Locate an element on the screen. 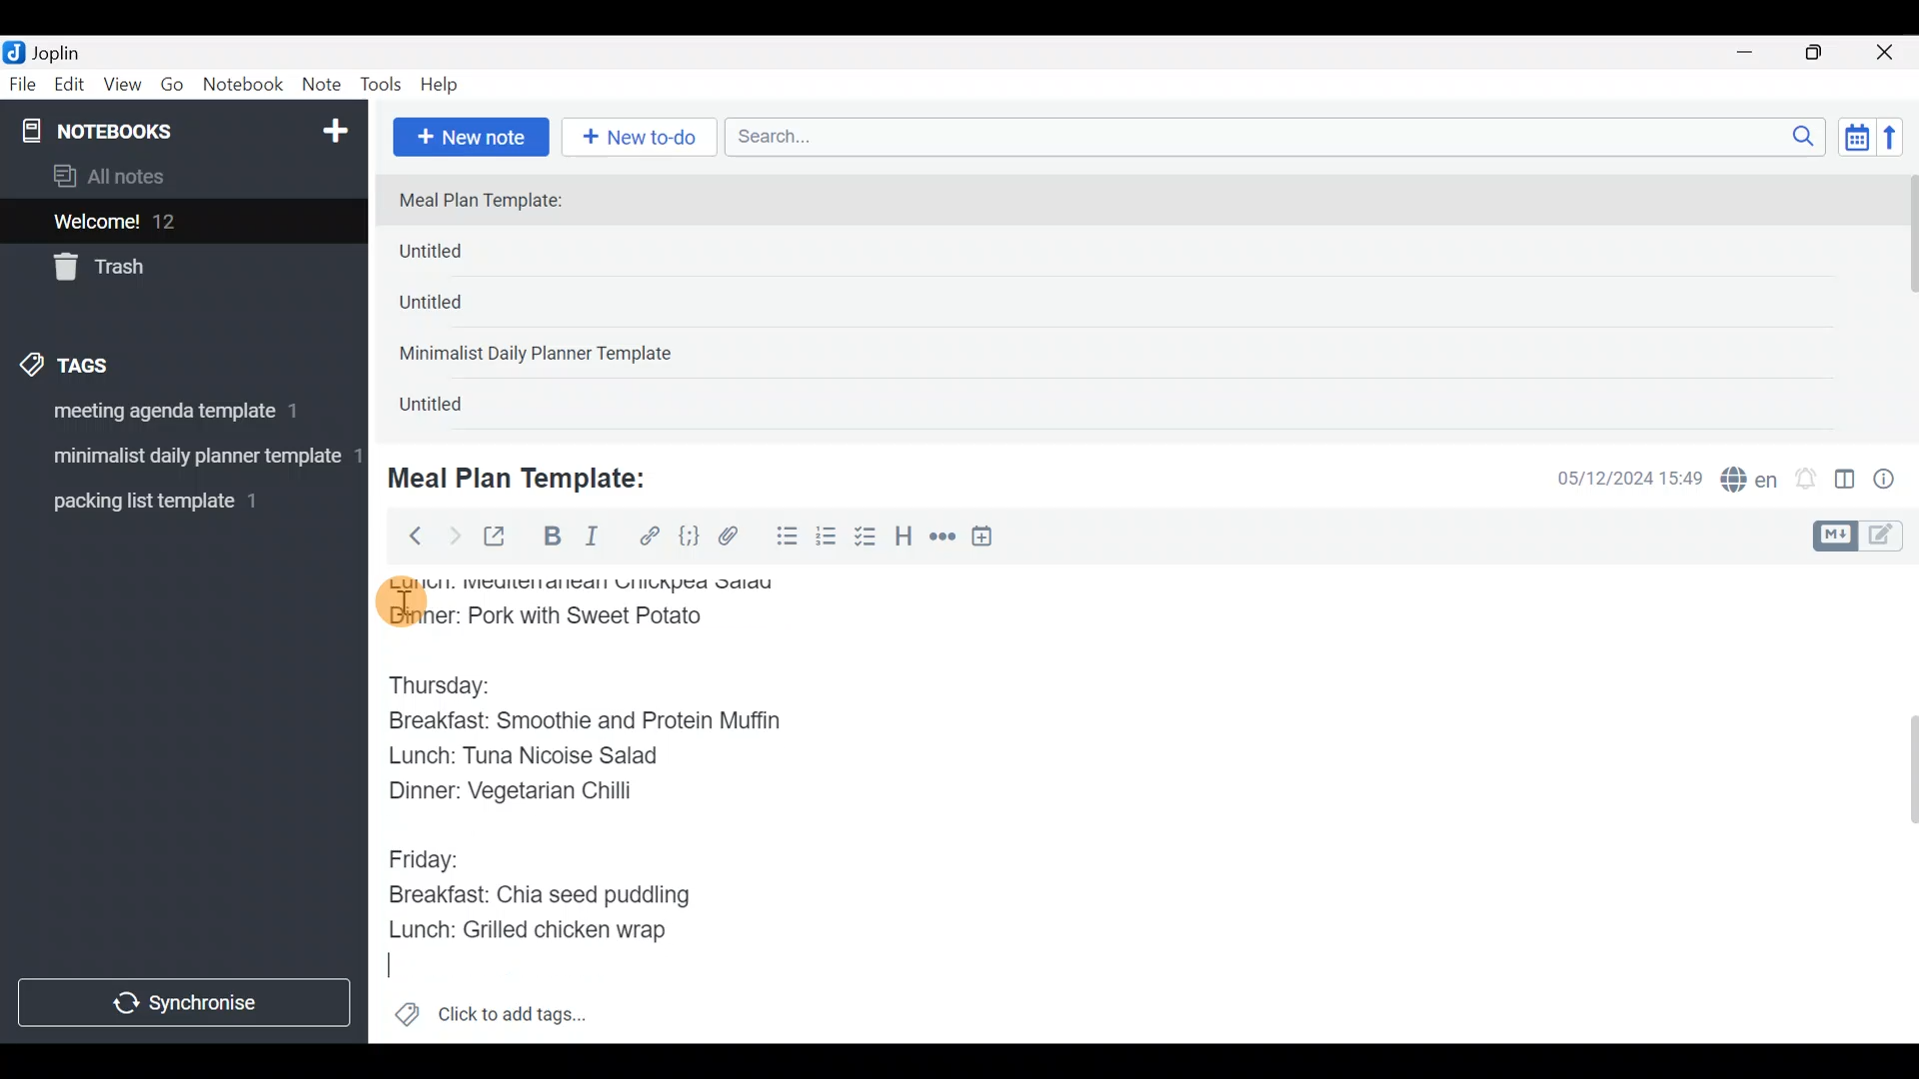 The height and width of the screenshot is (1079, 1919). Untitled is located at coordinates (464, 256).